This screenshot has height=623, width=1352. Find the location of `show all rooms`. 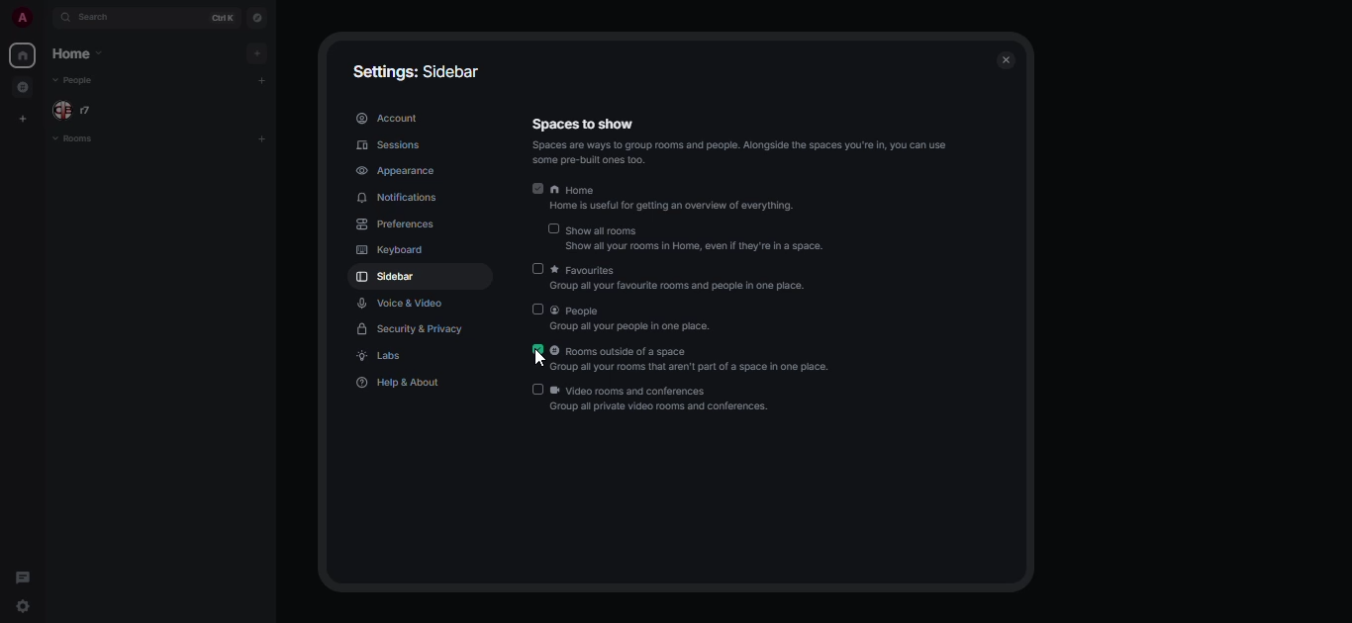

show all rooms is located at coordinates (698, 238).